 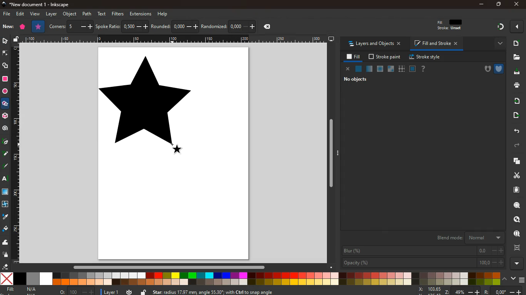 I want to click on help, so click(x=163, y=15).